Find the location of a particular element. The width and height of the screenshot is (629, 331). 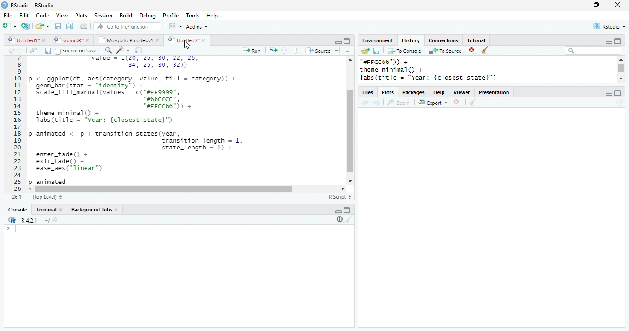

search file is located at coordinates (127, 26).